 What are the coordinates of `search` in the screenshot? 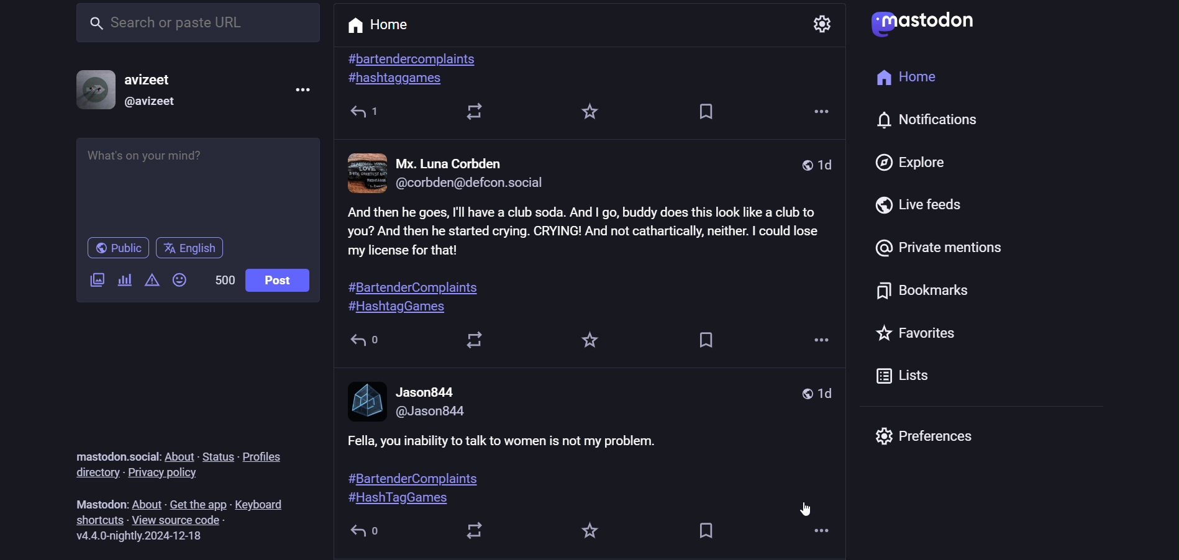 It's located at (196, 27).